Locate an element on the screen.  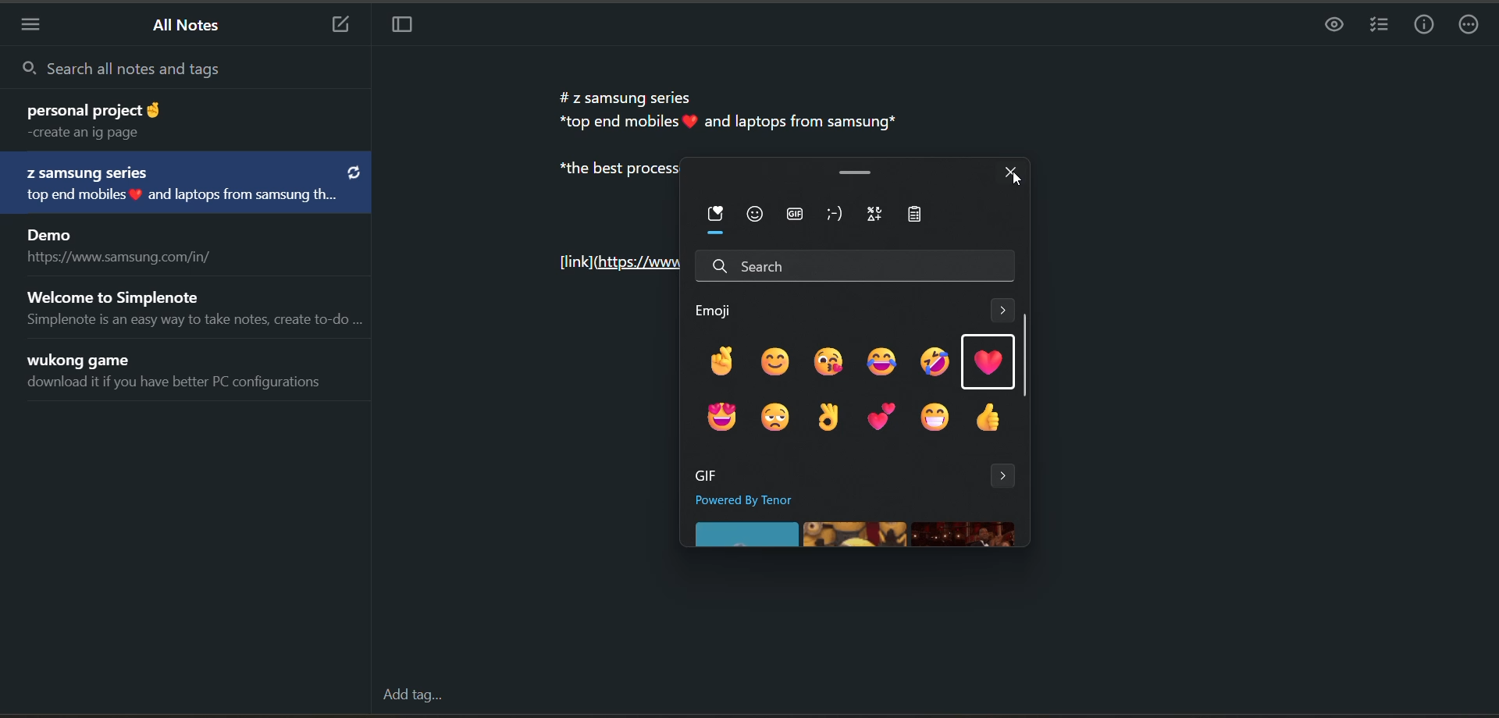
emoji 2 is located at coordinates (776, 361).